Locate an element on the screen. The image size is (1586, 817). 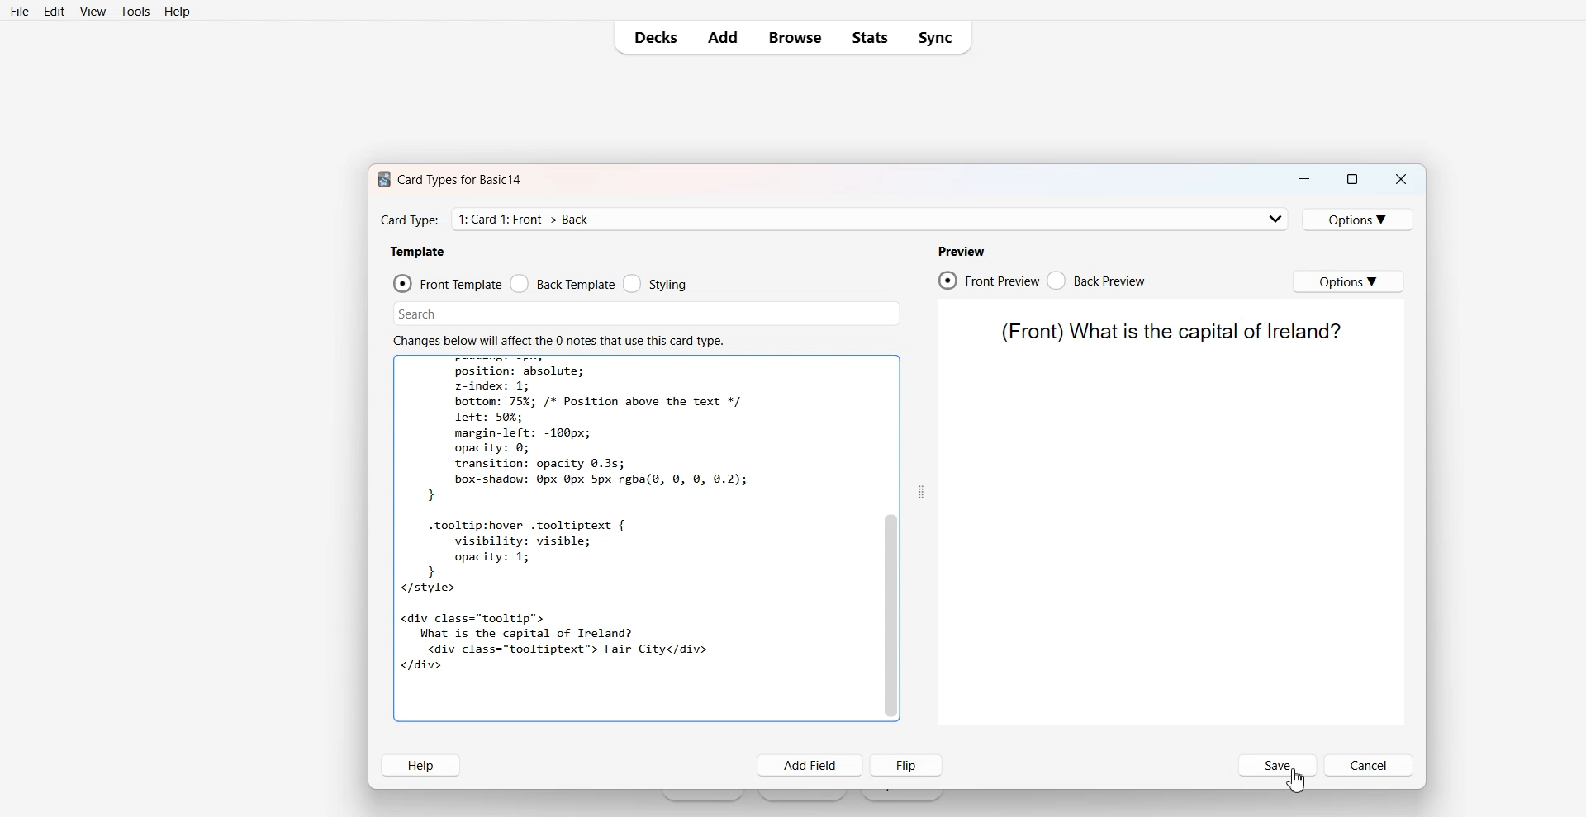
Styling is located at coordinates (656, 282).